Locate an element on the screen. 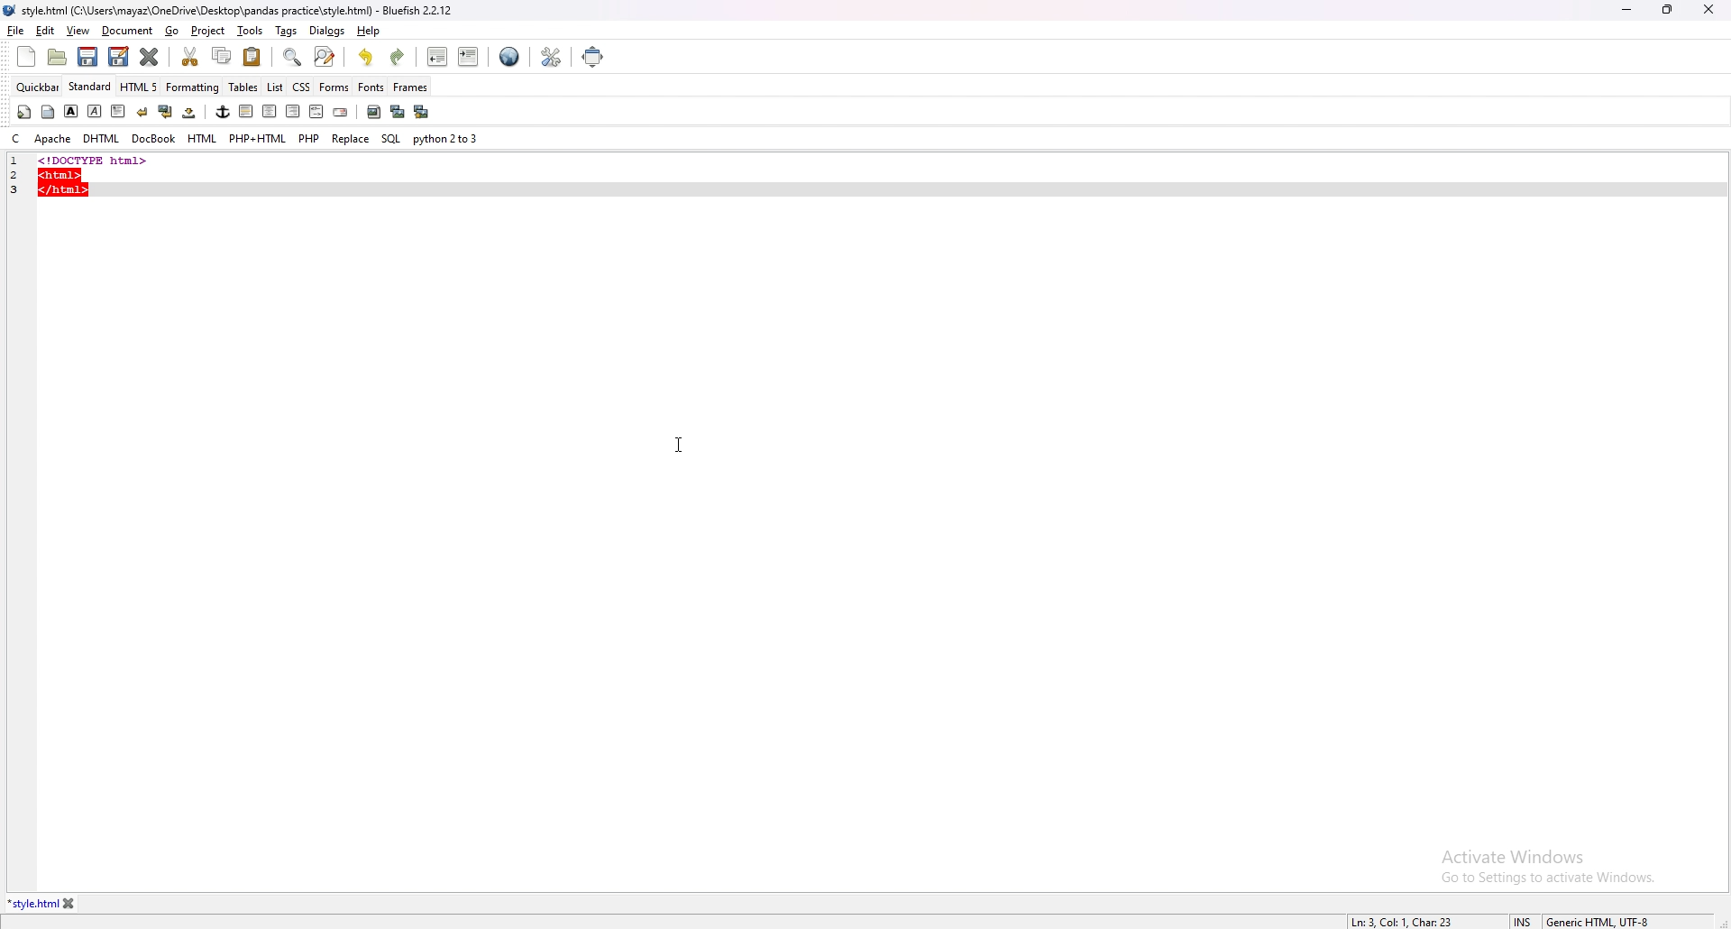 This screenshot has height=929, width=1731. cut is located at coordinates (192, 56).